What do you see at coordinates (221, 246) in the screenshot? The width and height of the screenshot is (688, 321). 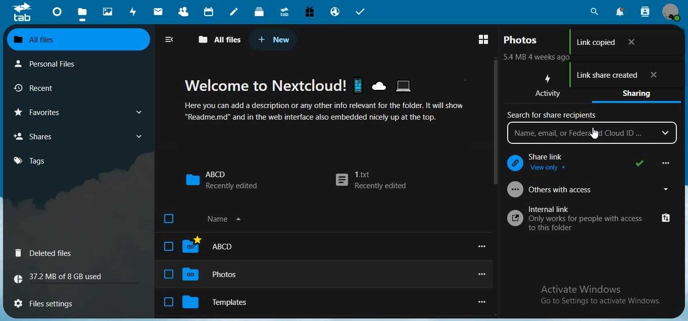 I see `ABCD` at bounding box center [221, 246].